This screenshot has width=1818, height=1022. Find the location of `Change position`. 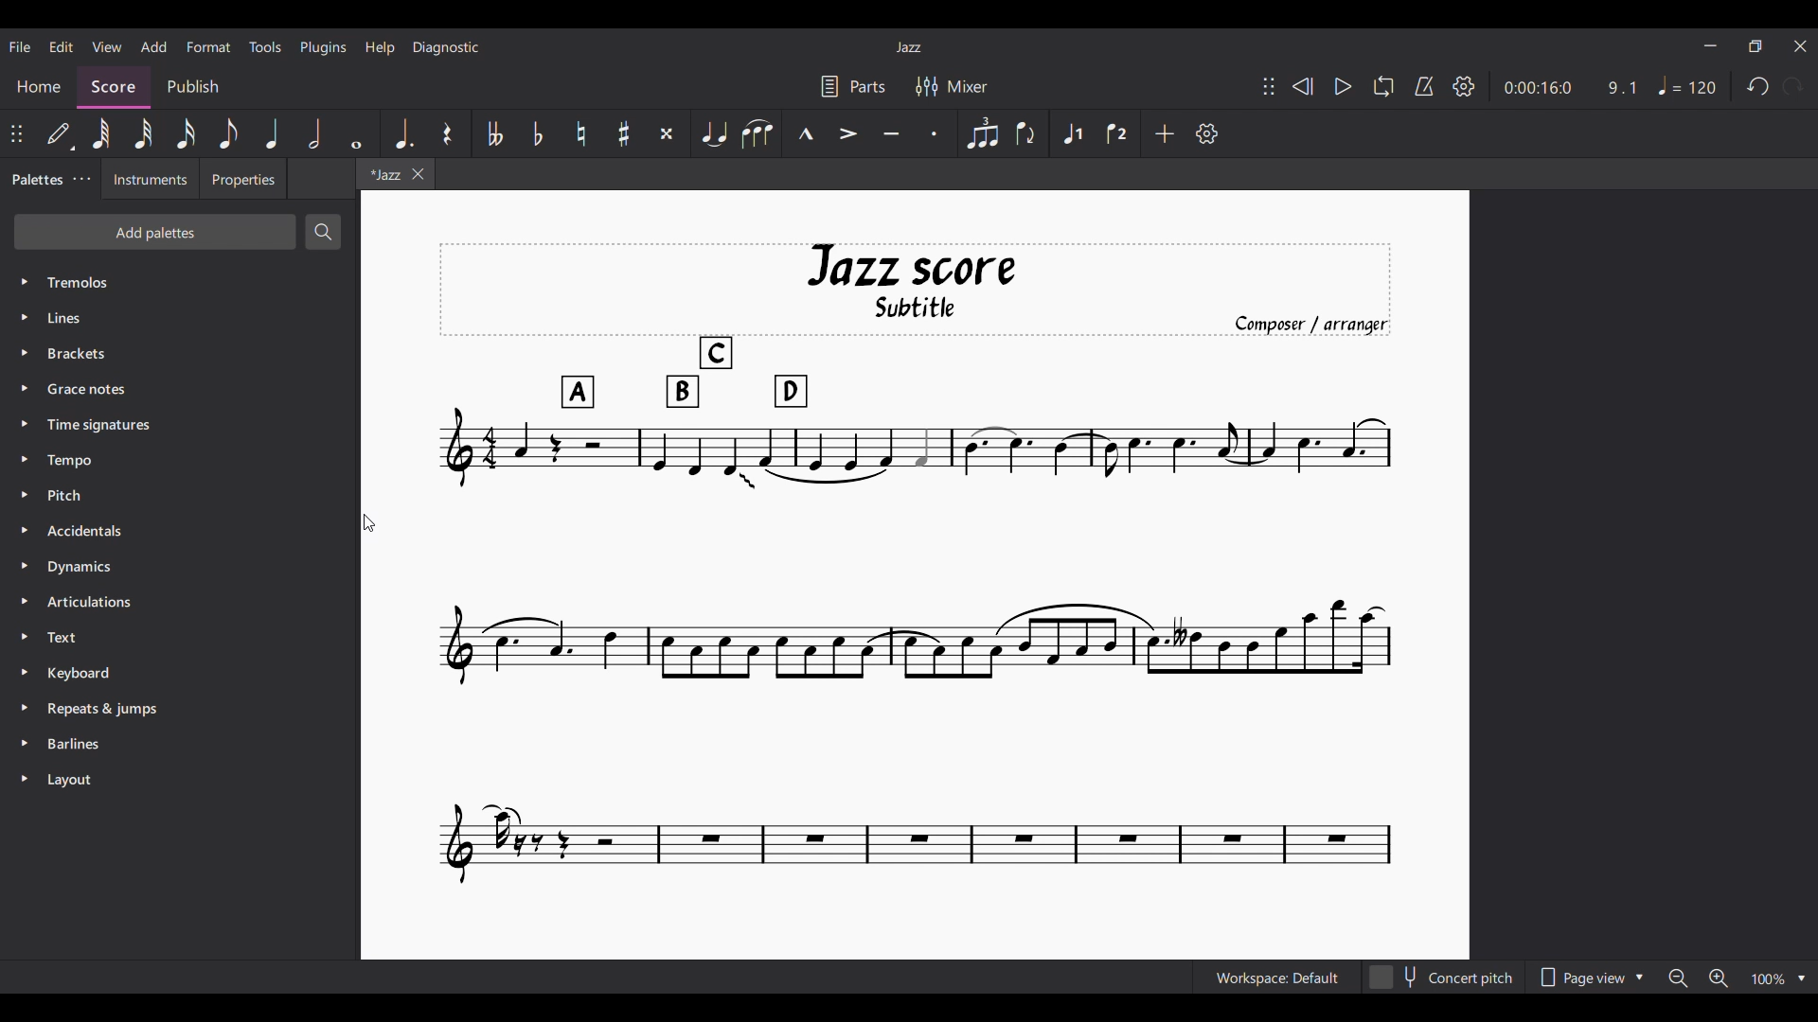

Change position is located at coordinates (1269, 86).